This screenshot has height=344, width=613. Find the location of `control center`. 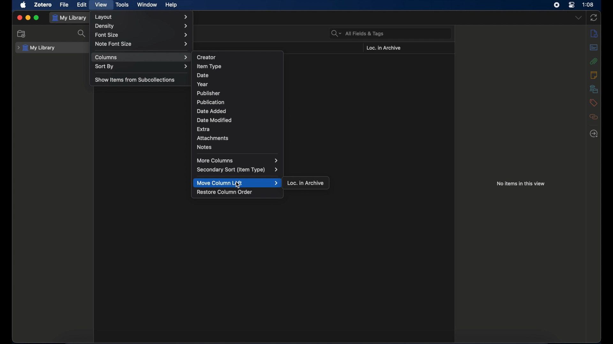

control center is located at coordinates (571, 5).